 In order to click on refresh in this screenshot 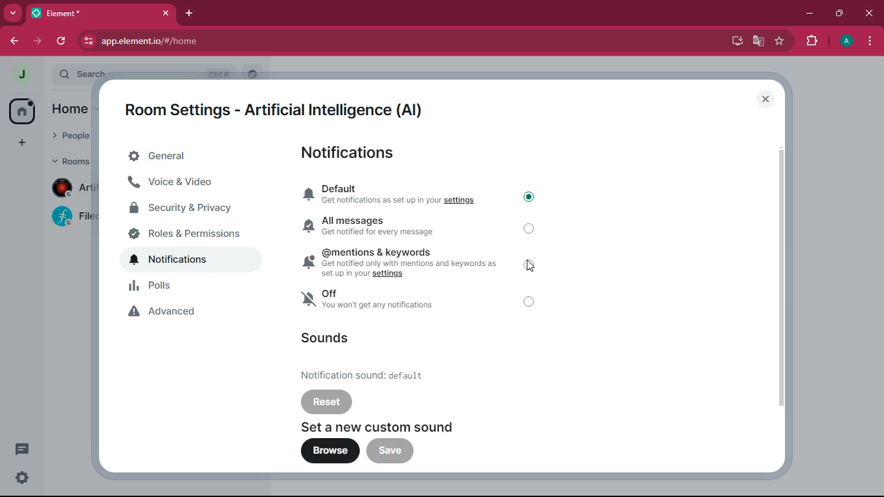, I will do `click(62, 41)`.